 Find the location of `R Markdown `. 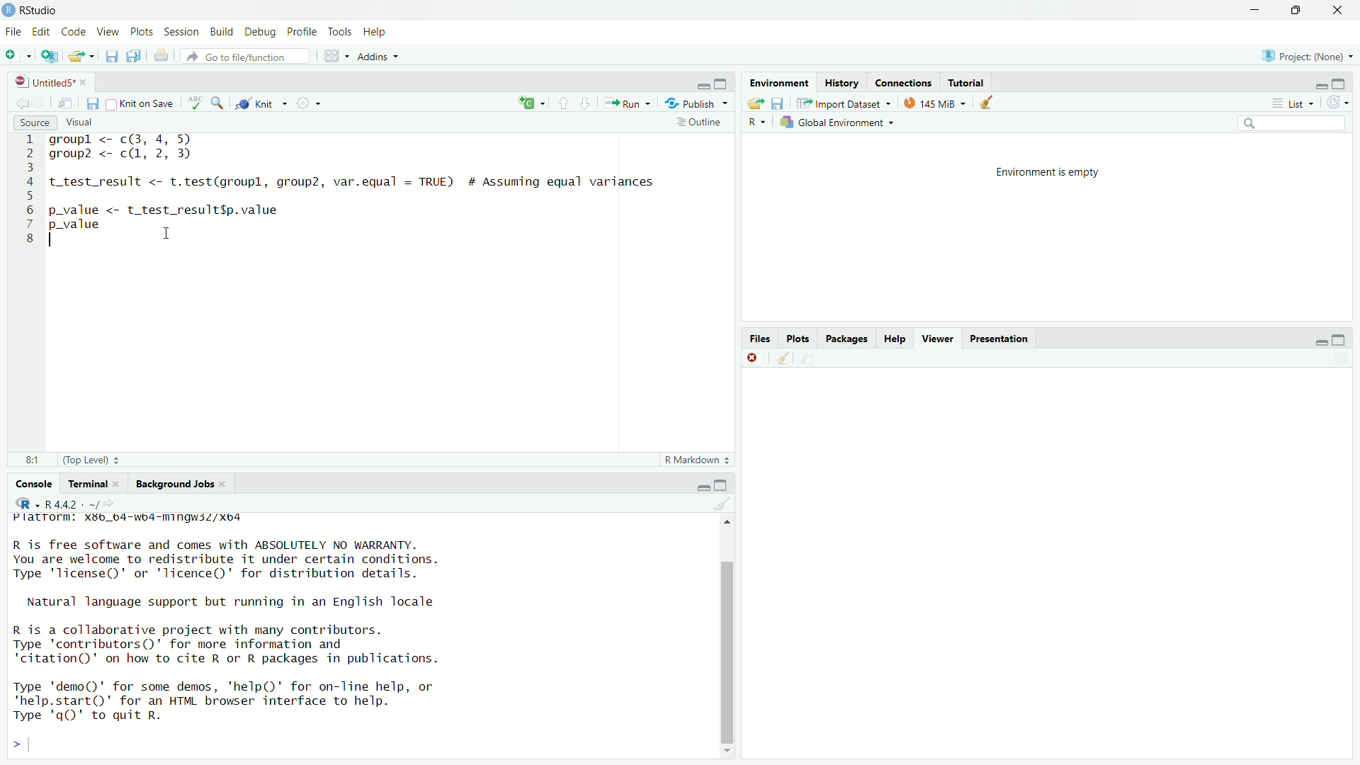

R Markdown  is located at coordinates (696, 460).